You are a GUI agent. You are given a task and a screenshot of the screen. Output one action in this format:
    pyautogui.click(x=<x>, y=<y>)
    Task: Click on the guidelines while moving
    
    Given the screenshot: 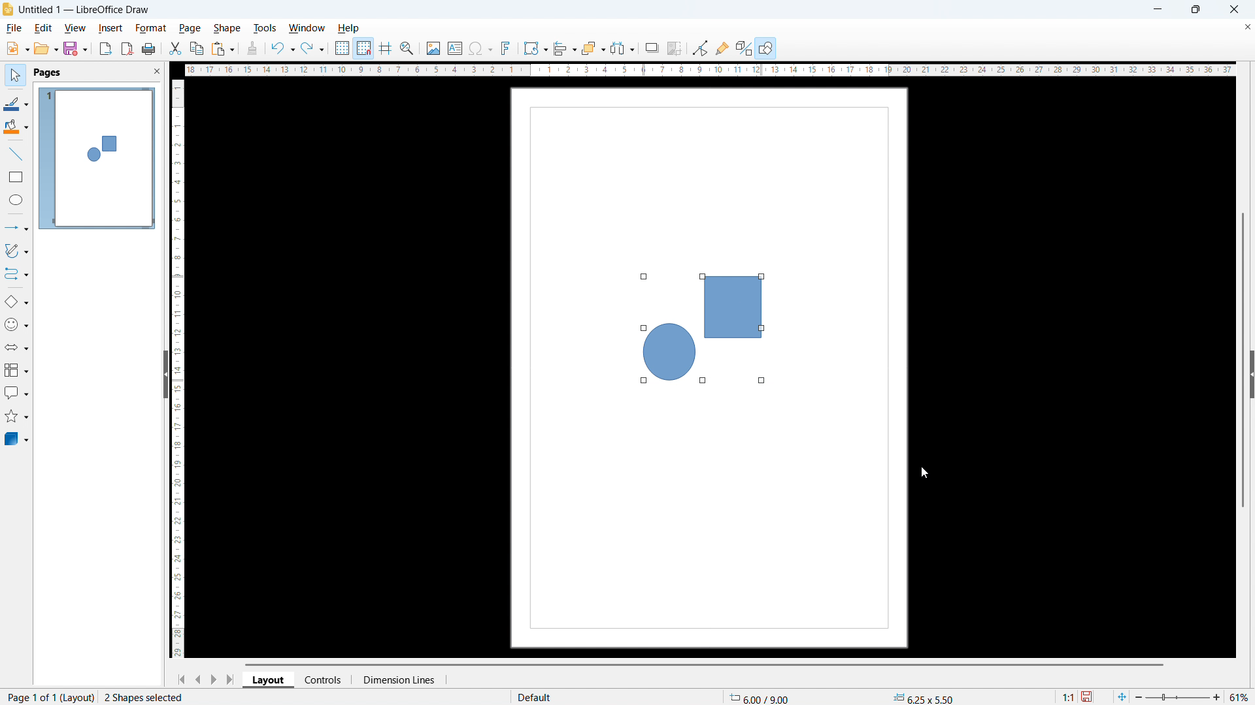 What is the action you would take?
    pyautogui.click(x=386, y=48)
    